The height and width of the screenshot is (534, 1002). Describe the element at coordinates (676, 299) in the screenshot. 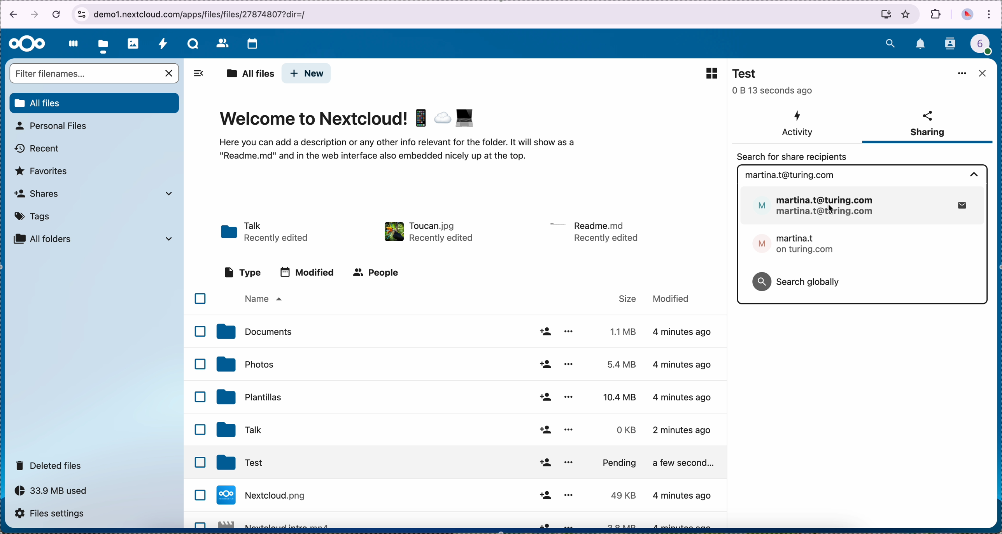

I see `modified` at that location.